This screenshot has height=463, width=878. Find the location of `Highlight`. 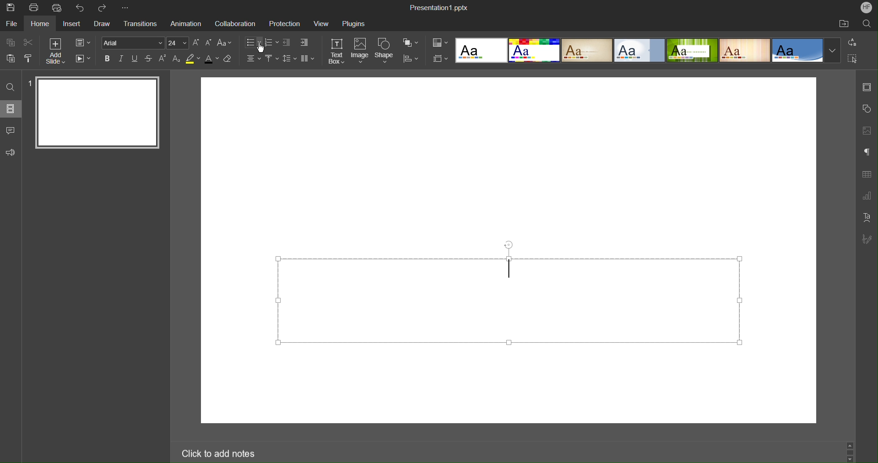

Highlight is located at coordinates (192, 59).